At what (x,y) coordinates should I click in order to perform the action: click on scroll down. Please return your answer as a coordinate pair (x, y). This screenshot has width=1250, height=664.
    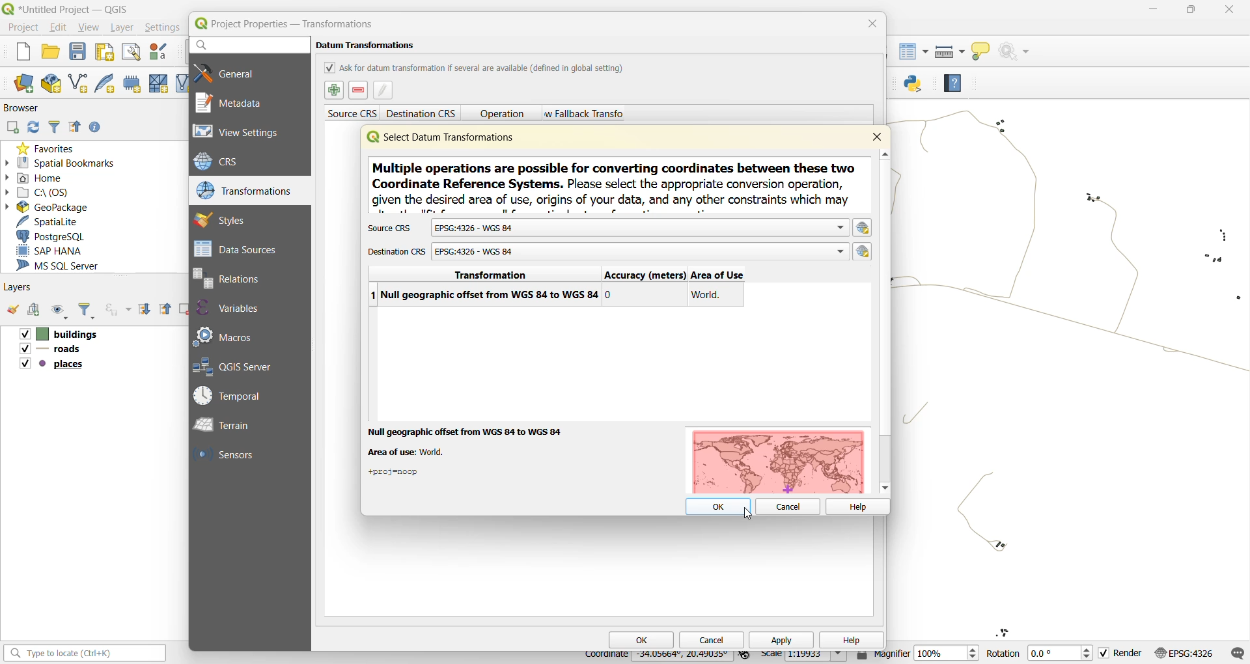
    Looking at the image, I should click on (885, 488).